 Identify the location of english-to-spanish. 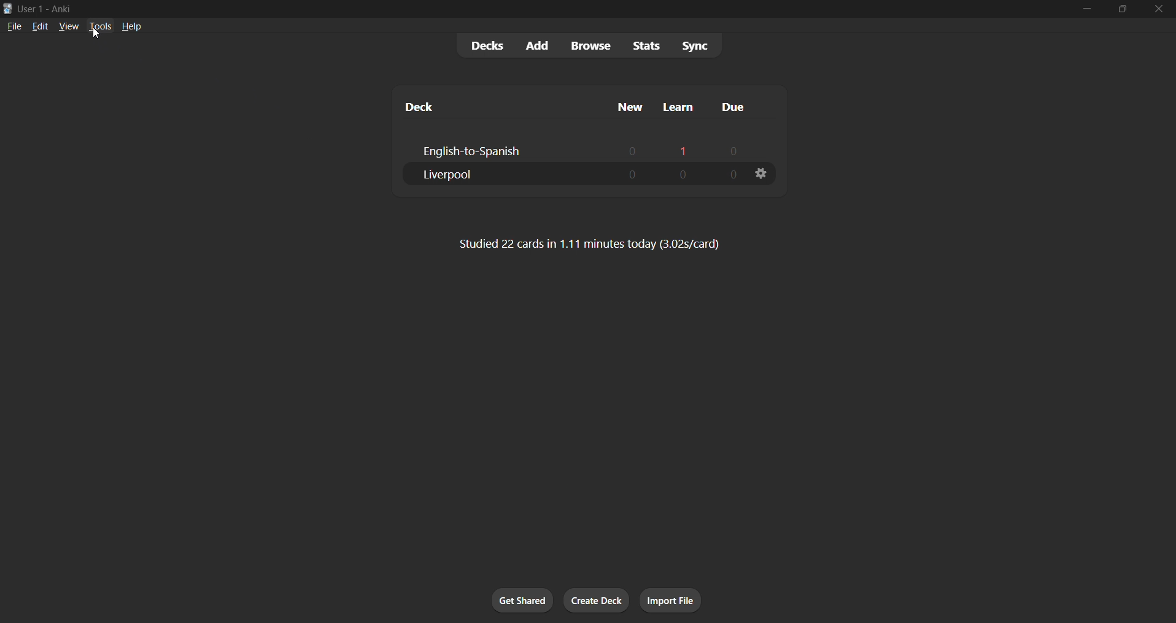
(485, 151).